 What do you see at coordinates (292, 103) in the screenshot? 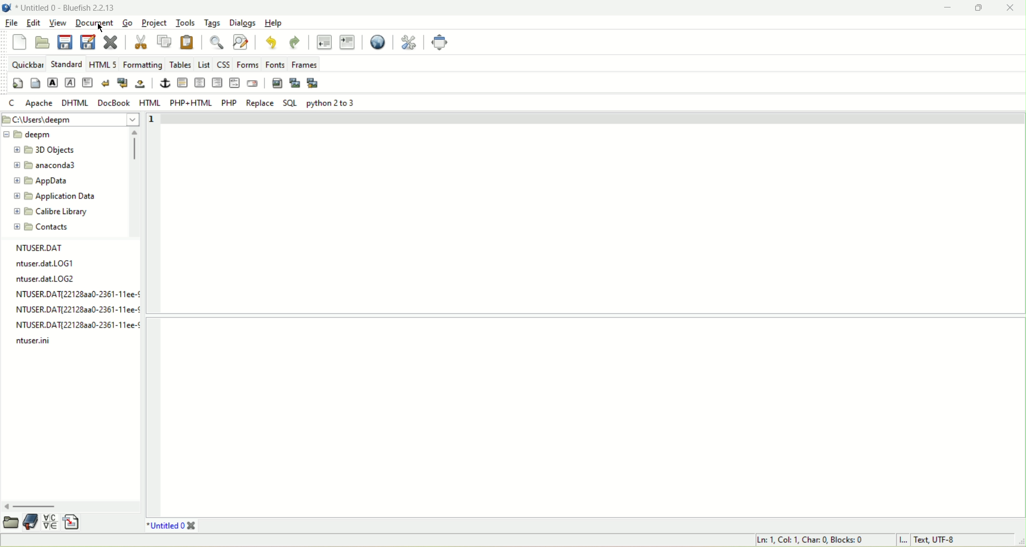
I see `SQL` at bounding box center [292, 103].